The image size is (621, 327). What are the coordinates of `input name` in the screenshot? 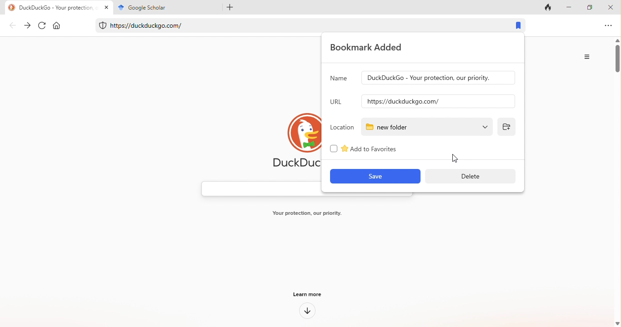 It's located at (436, 78).